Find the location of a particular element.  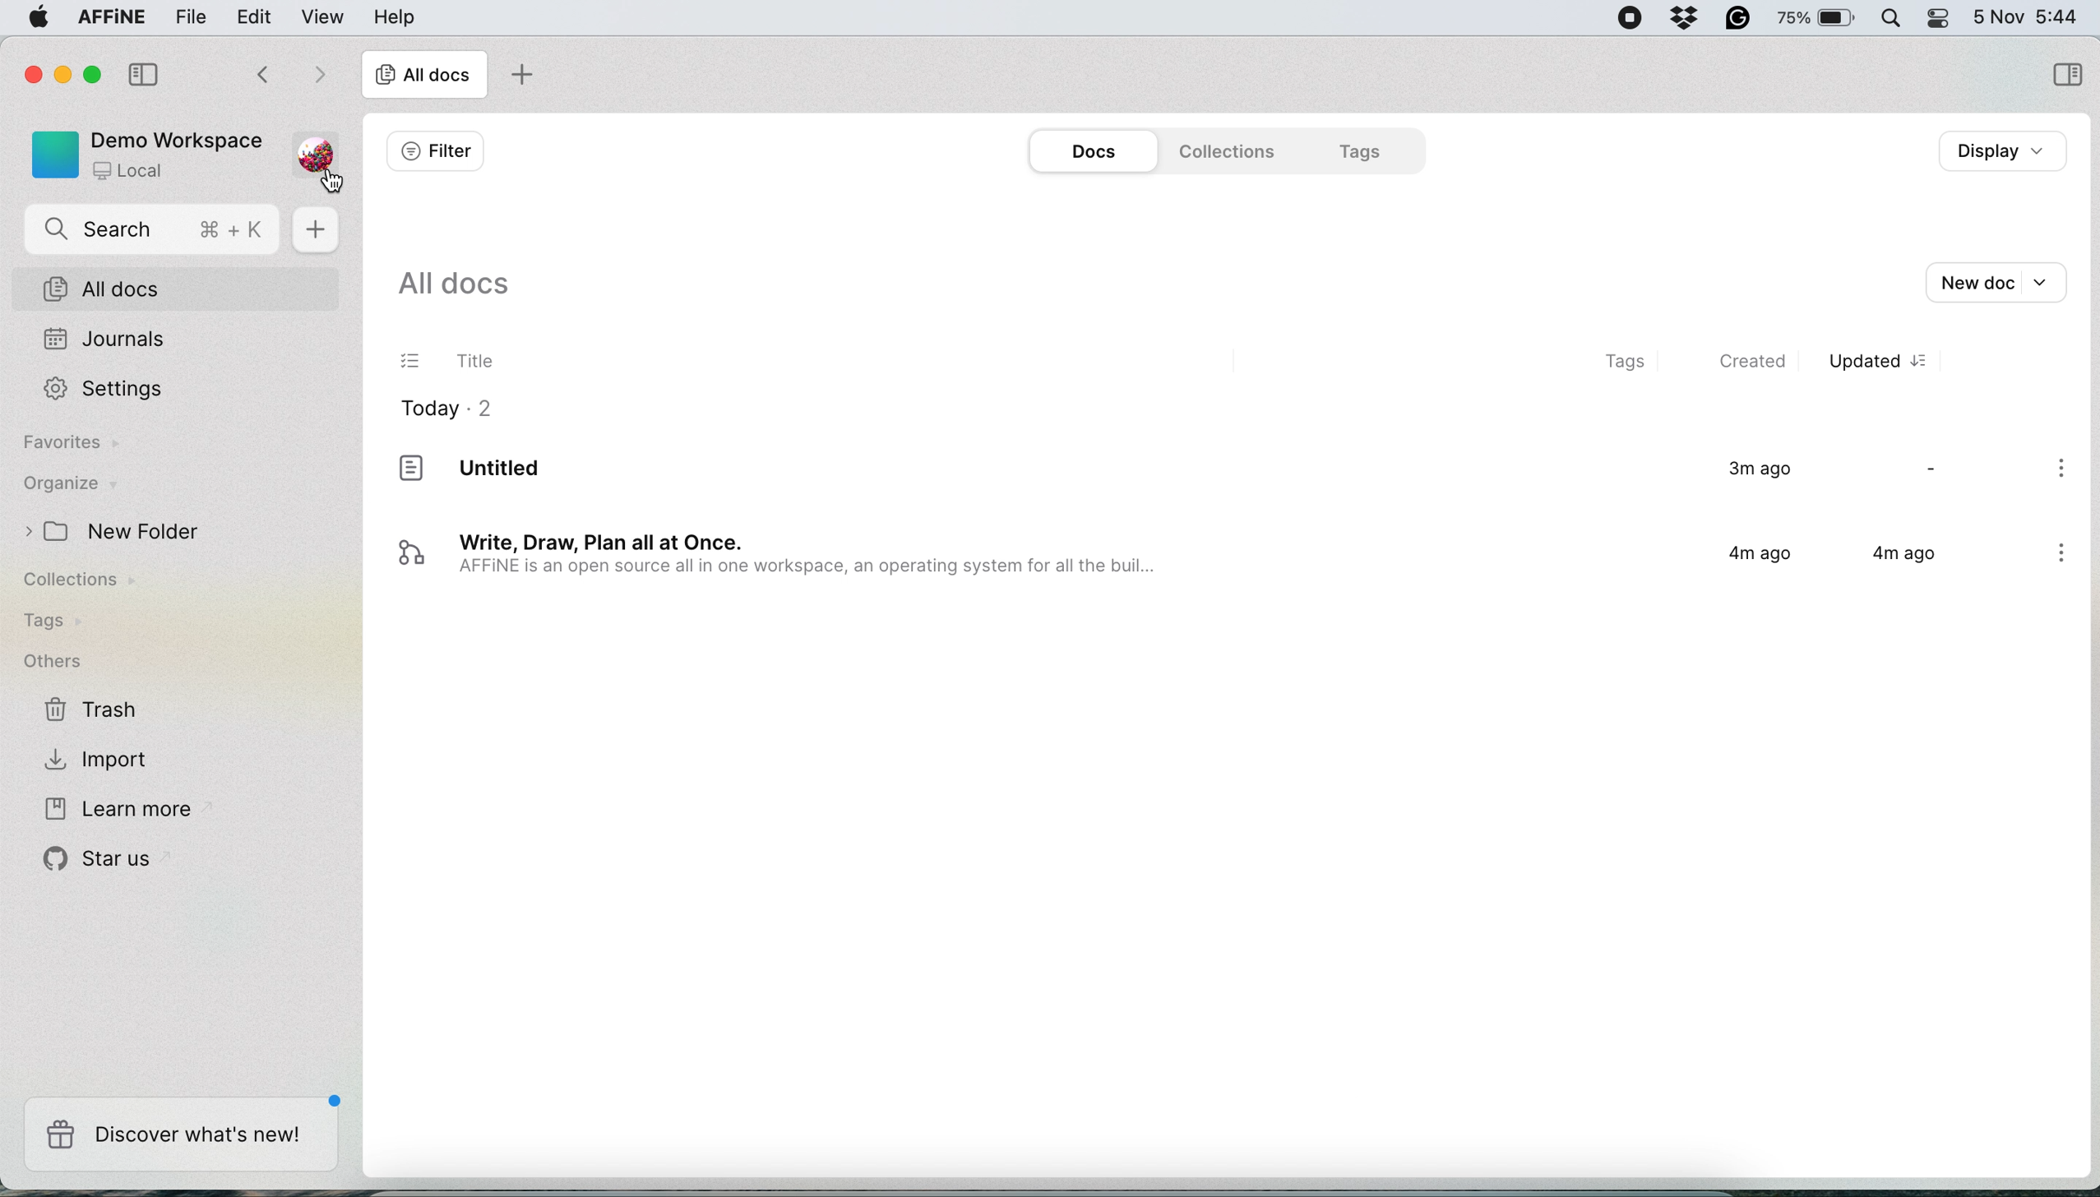

updated is located at coordinates (1890, 362).